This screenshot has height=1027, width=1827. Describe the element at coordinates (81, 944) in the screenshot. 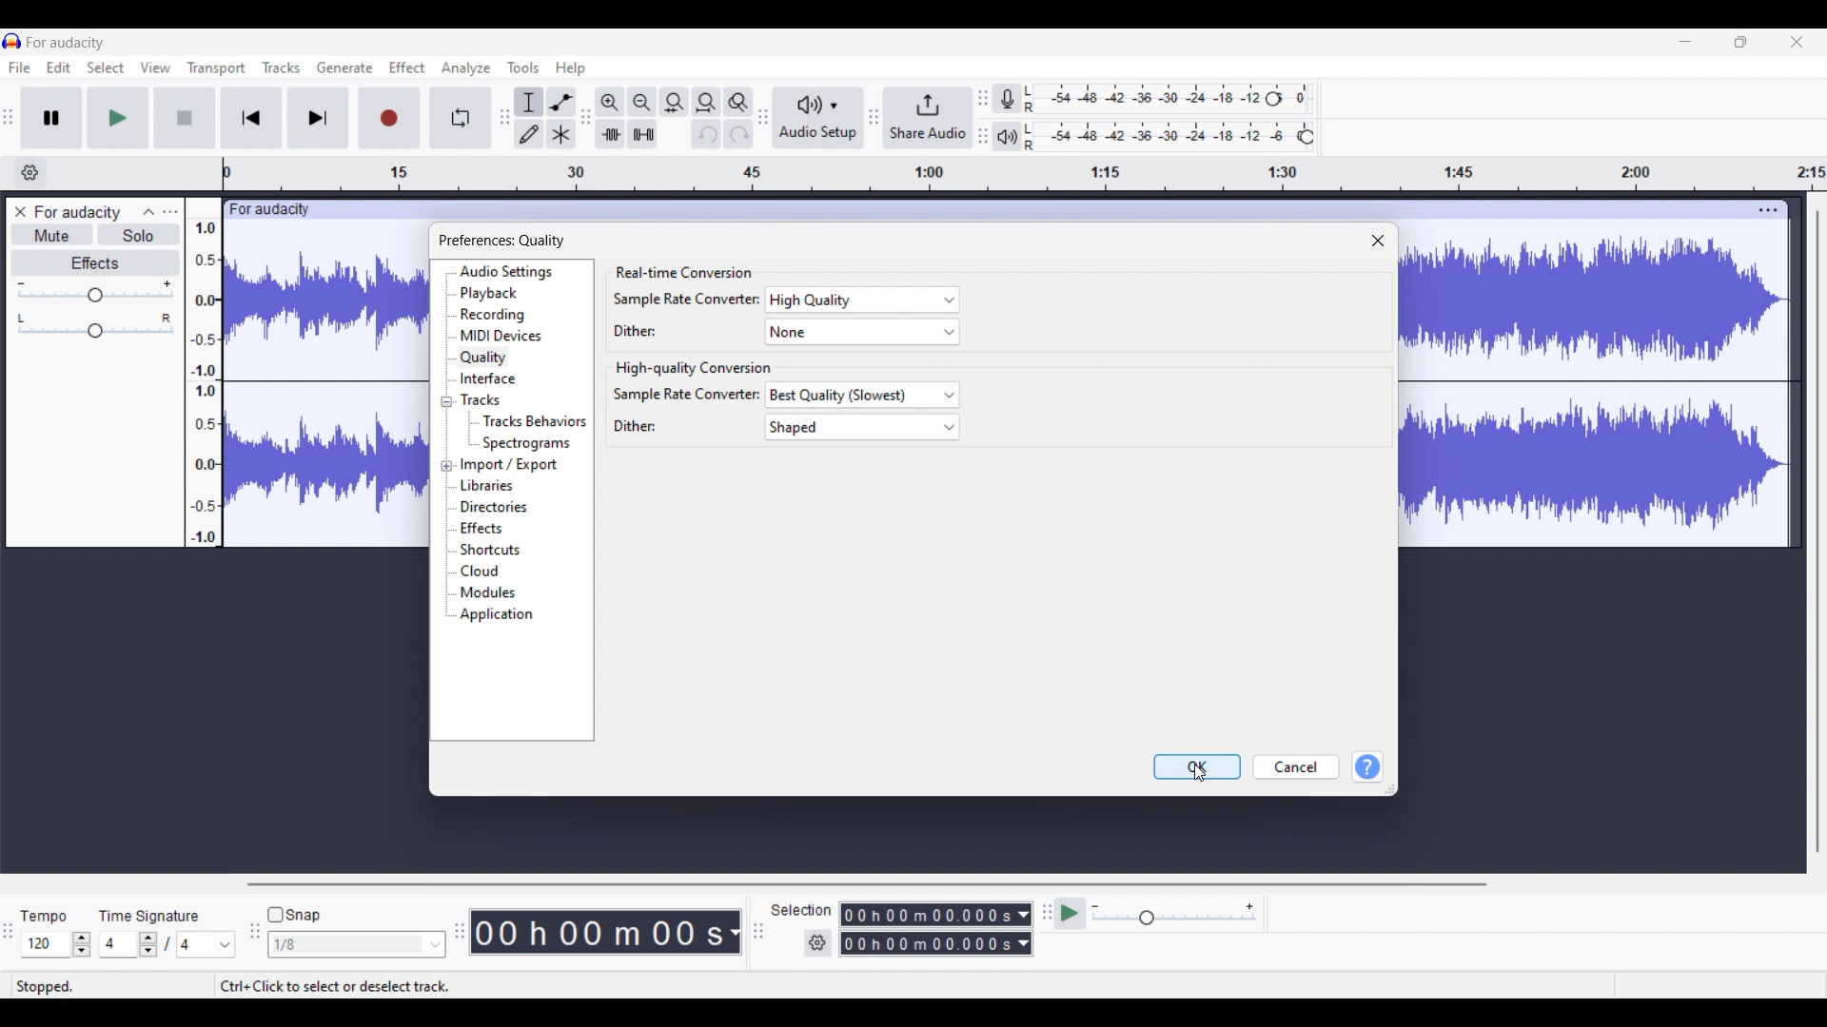

I see `Increase/Decrease Tempo` at that location.